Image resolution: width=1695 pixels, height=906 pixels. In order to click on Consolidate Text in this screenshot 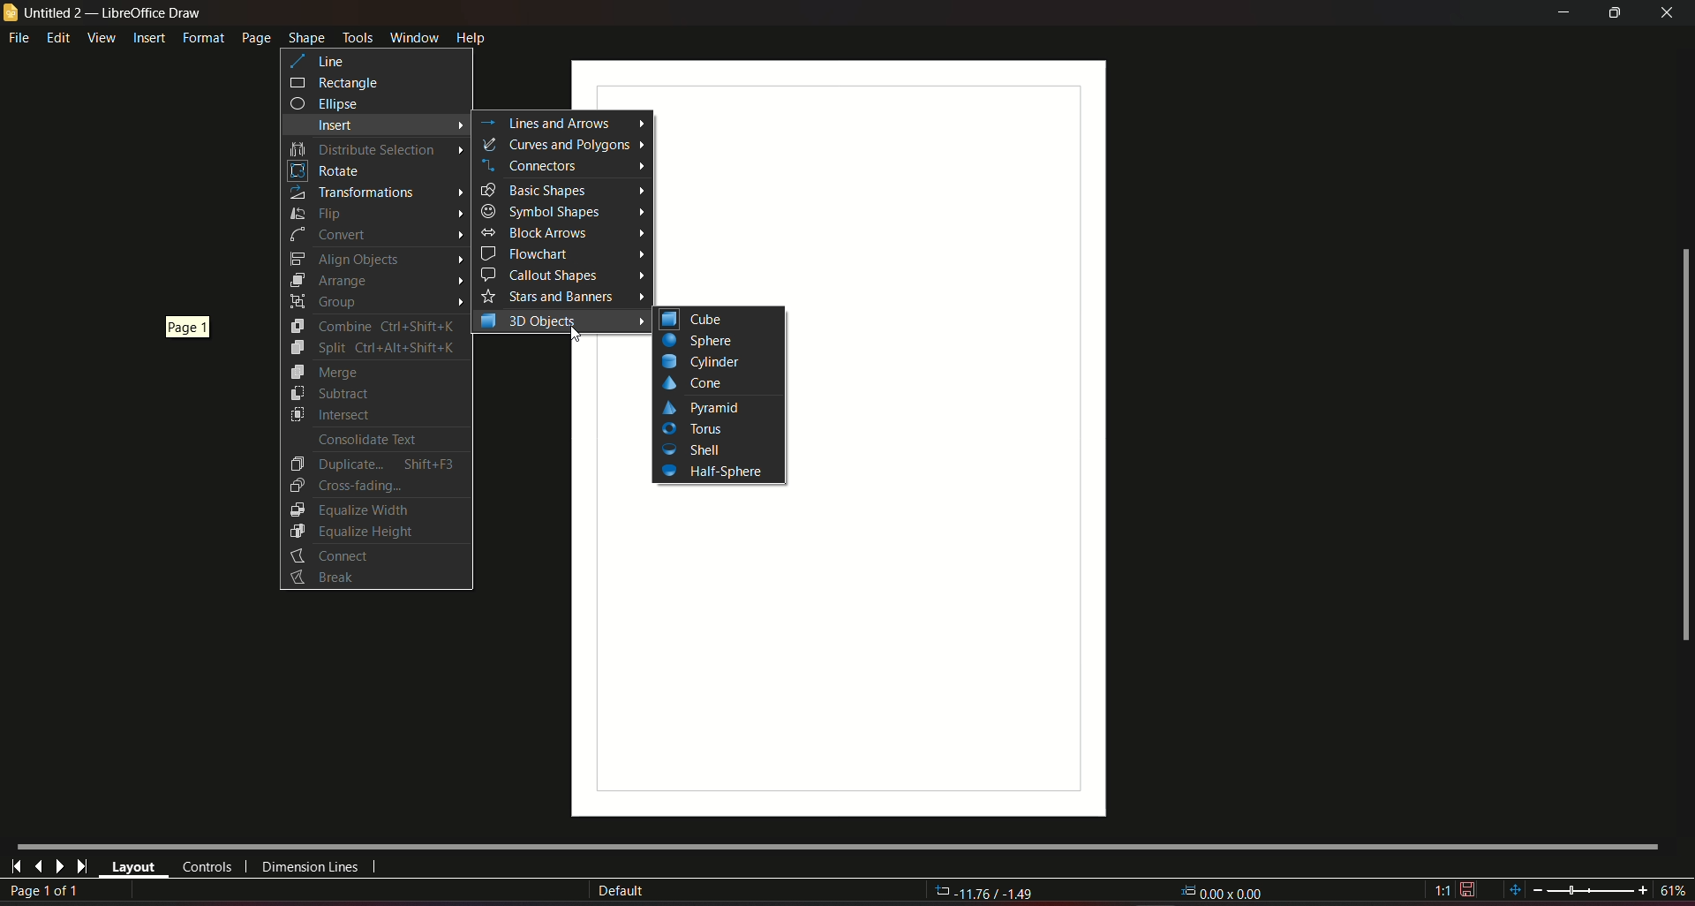, I will do `click(372, 440)`.